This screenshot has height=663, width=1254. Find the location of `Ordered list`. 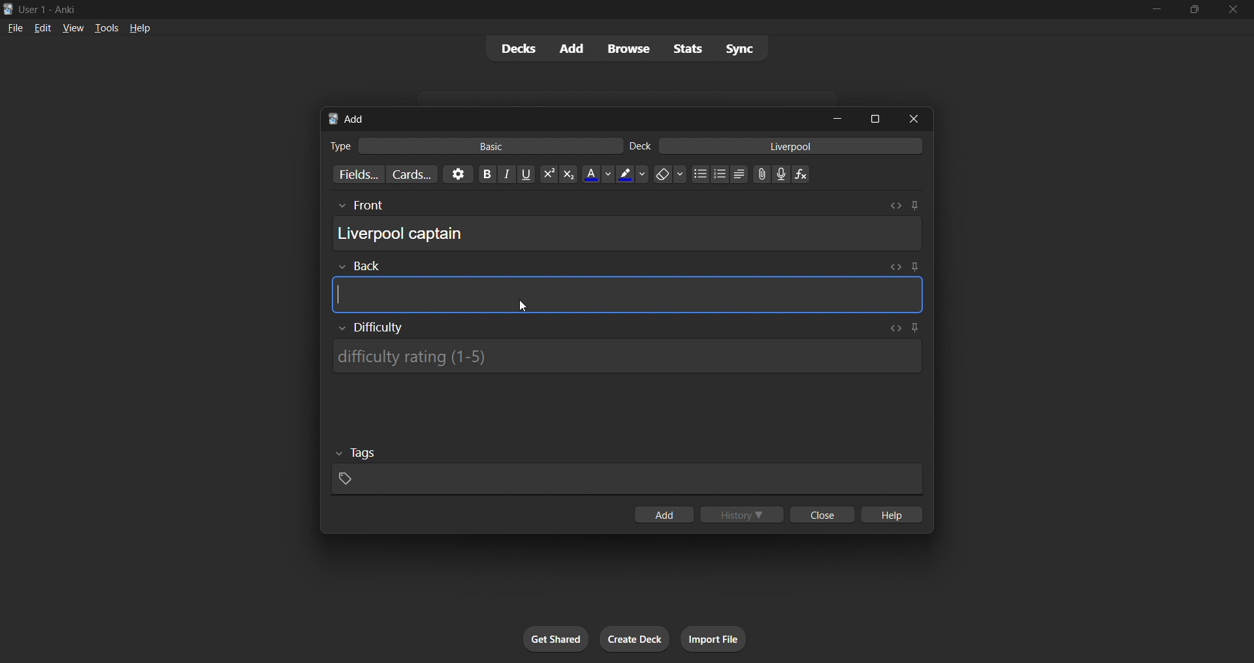

Ordered list is located at coordinates (719, 174).